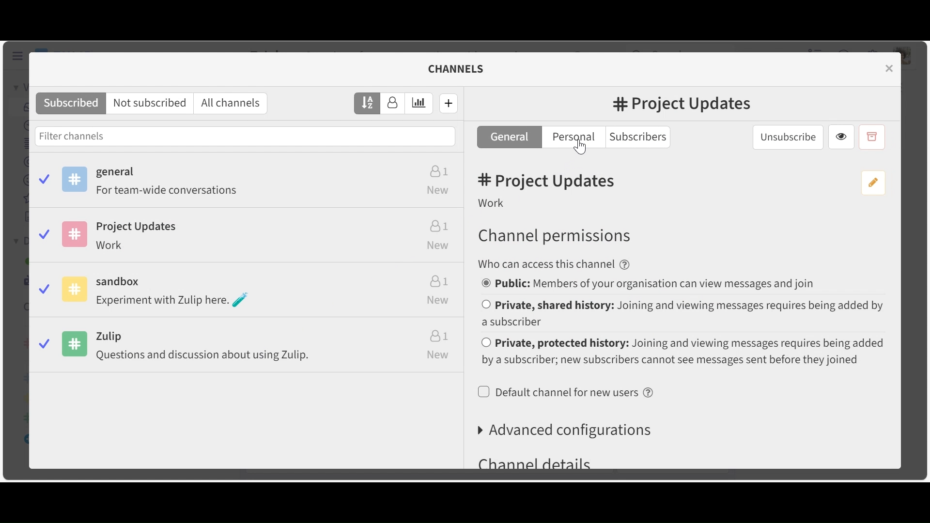 This screenshot has height=523, width=930. I want to click on Zulip, so click(248, 349).